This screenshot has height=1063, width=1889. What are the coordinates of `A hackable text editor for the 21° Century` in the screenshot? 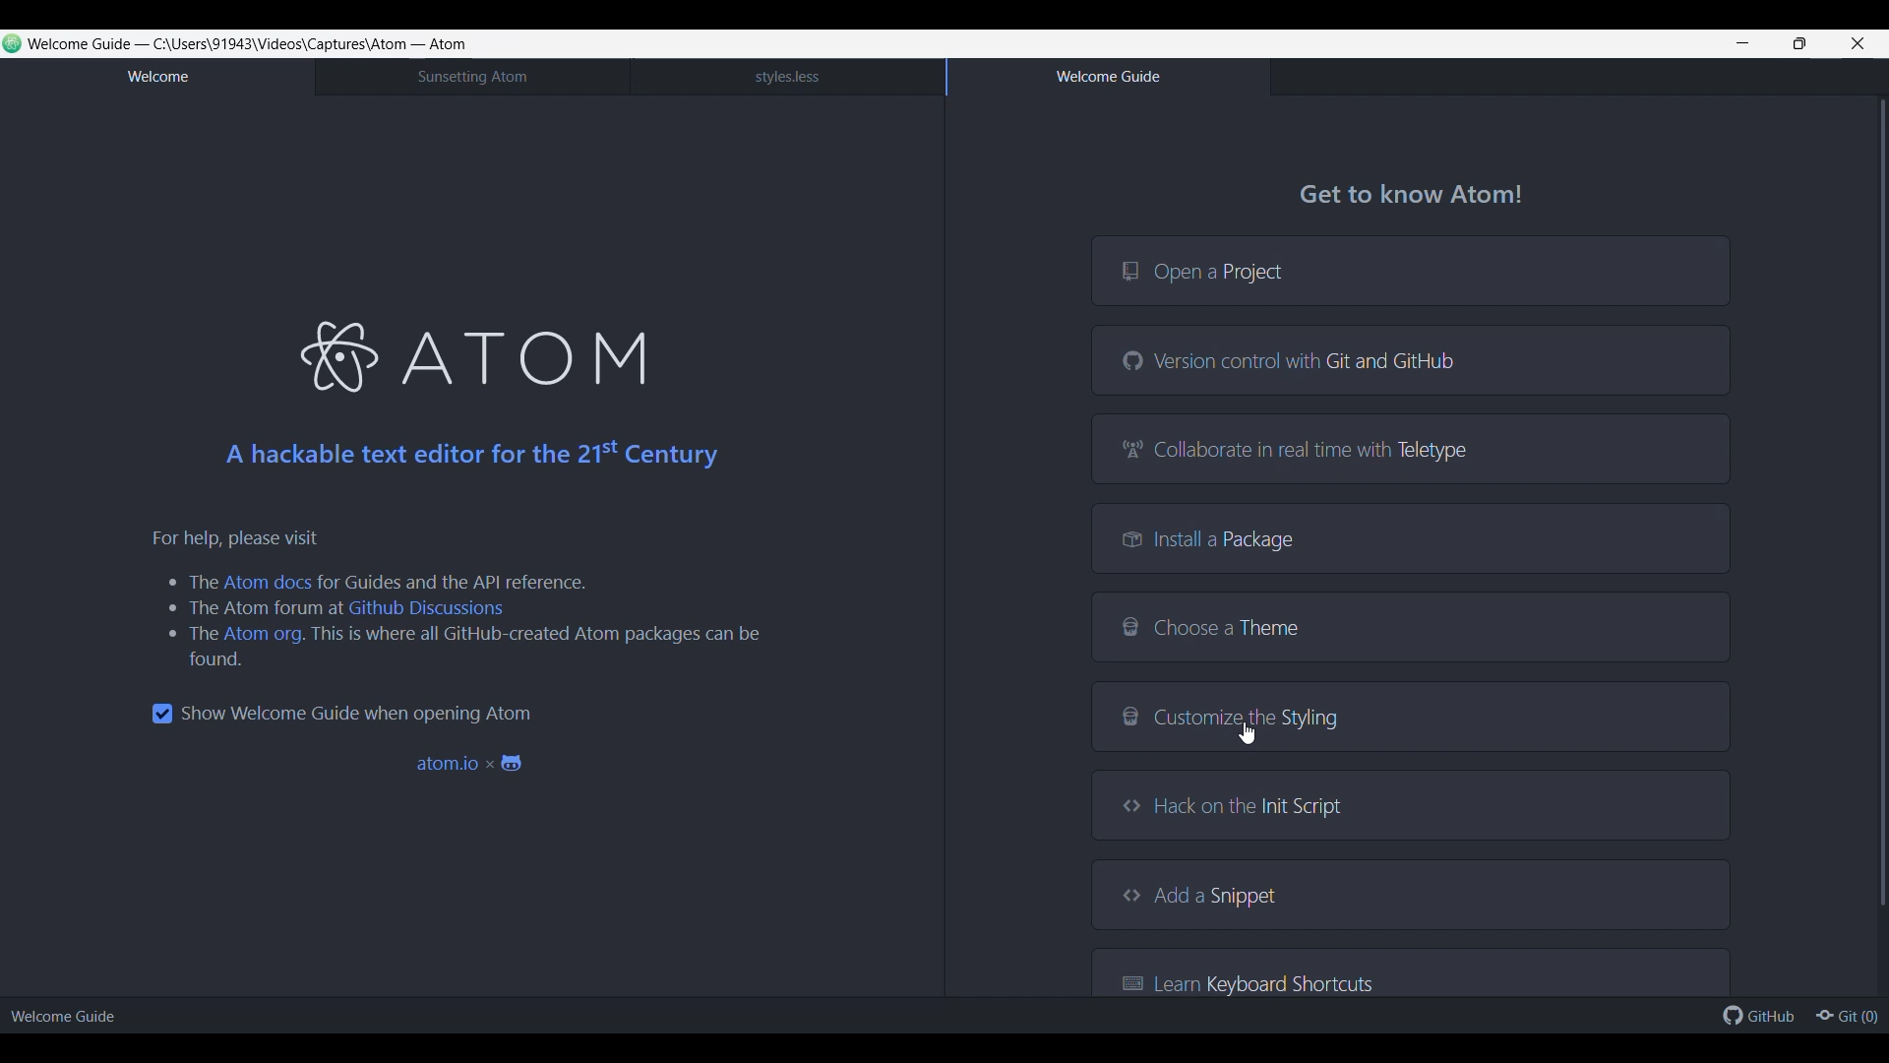 It's located at (464, 460).